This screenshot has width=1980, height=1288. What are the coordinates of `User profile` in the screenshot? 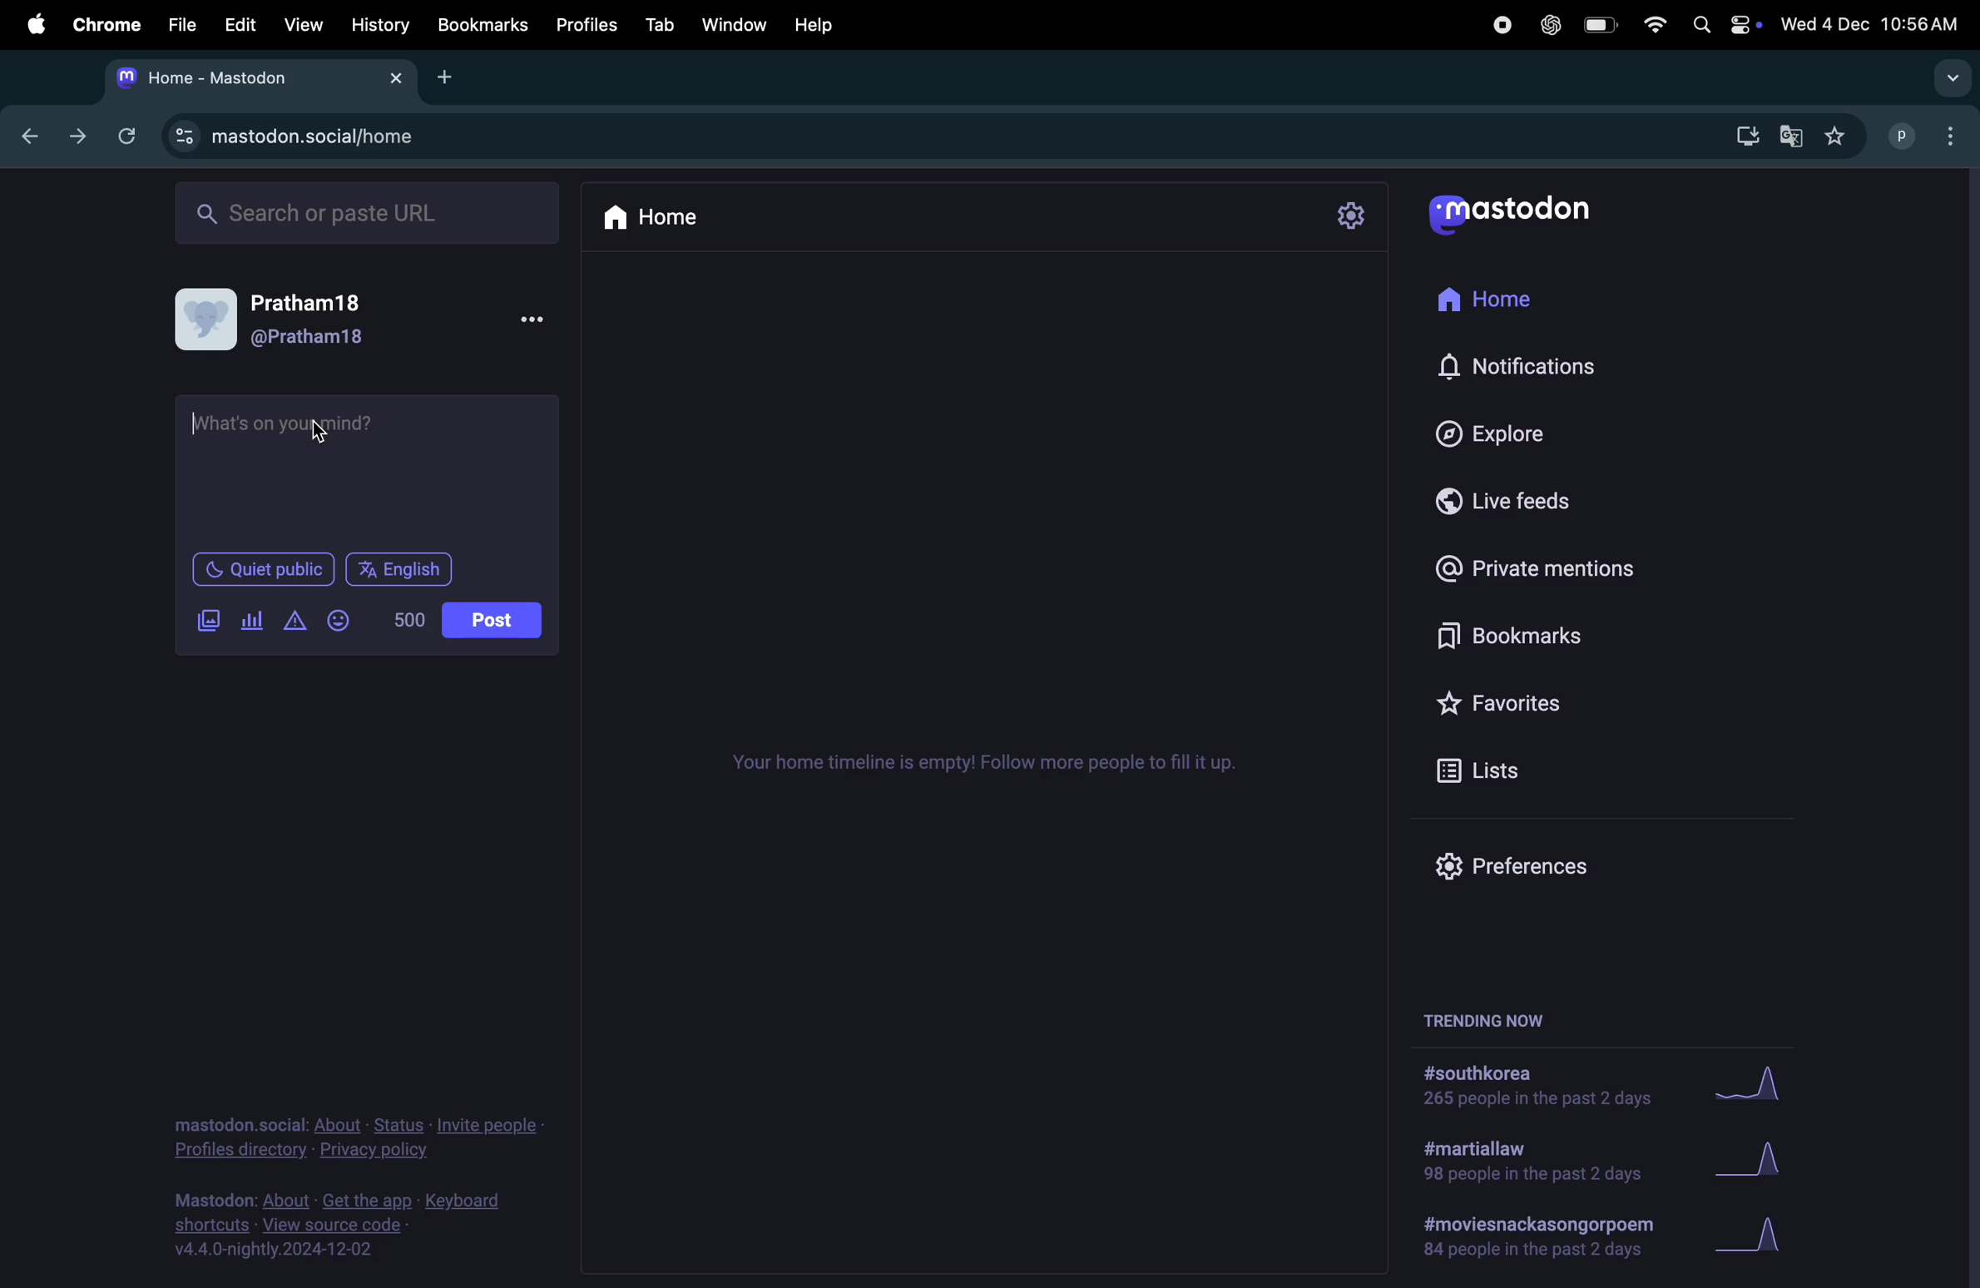 It's located at (291, 320).